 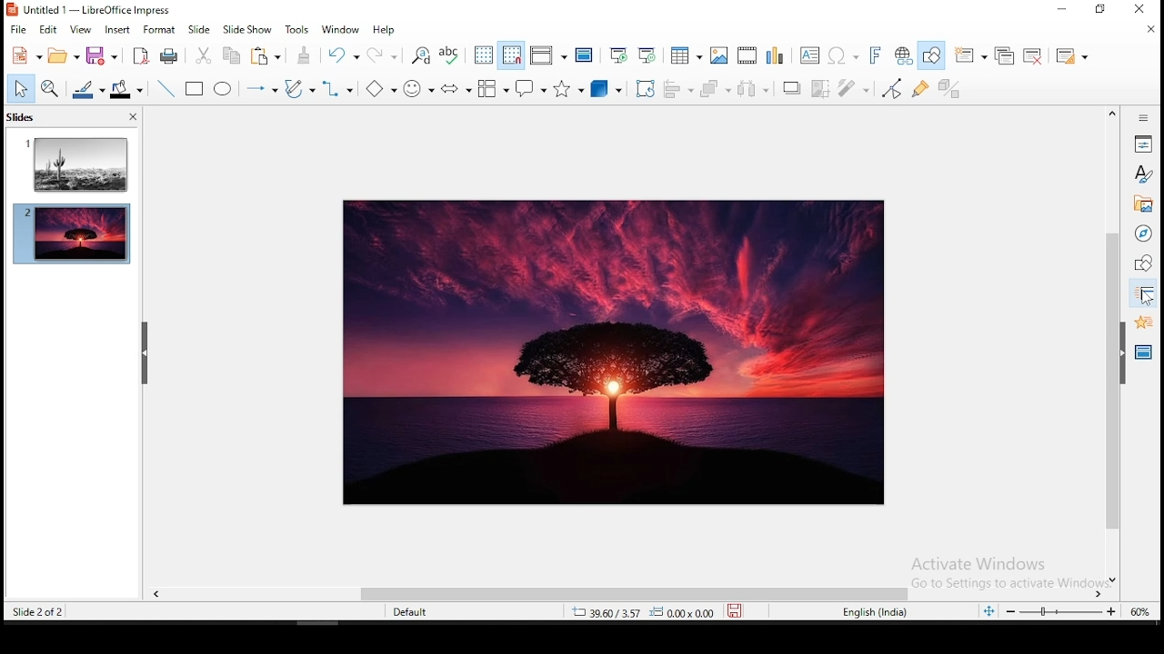 I want to click on images, so click(x=719, y=54).